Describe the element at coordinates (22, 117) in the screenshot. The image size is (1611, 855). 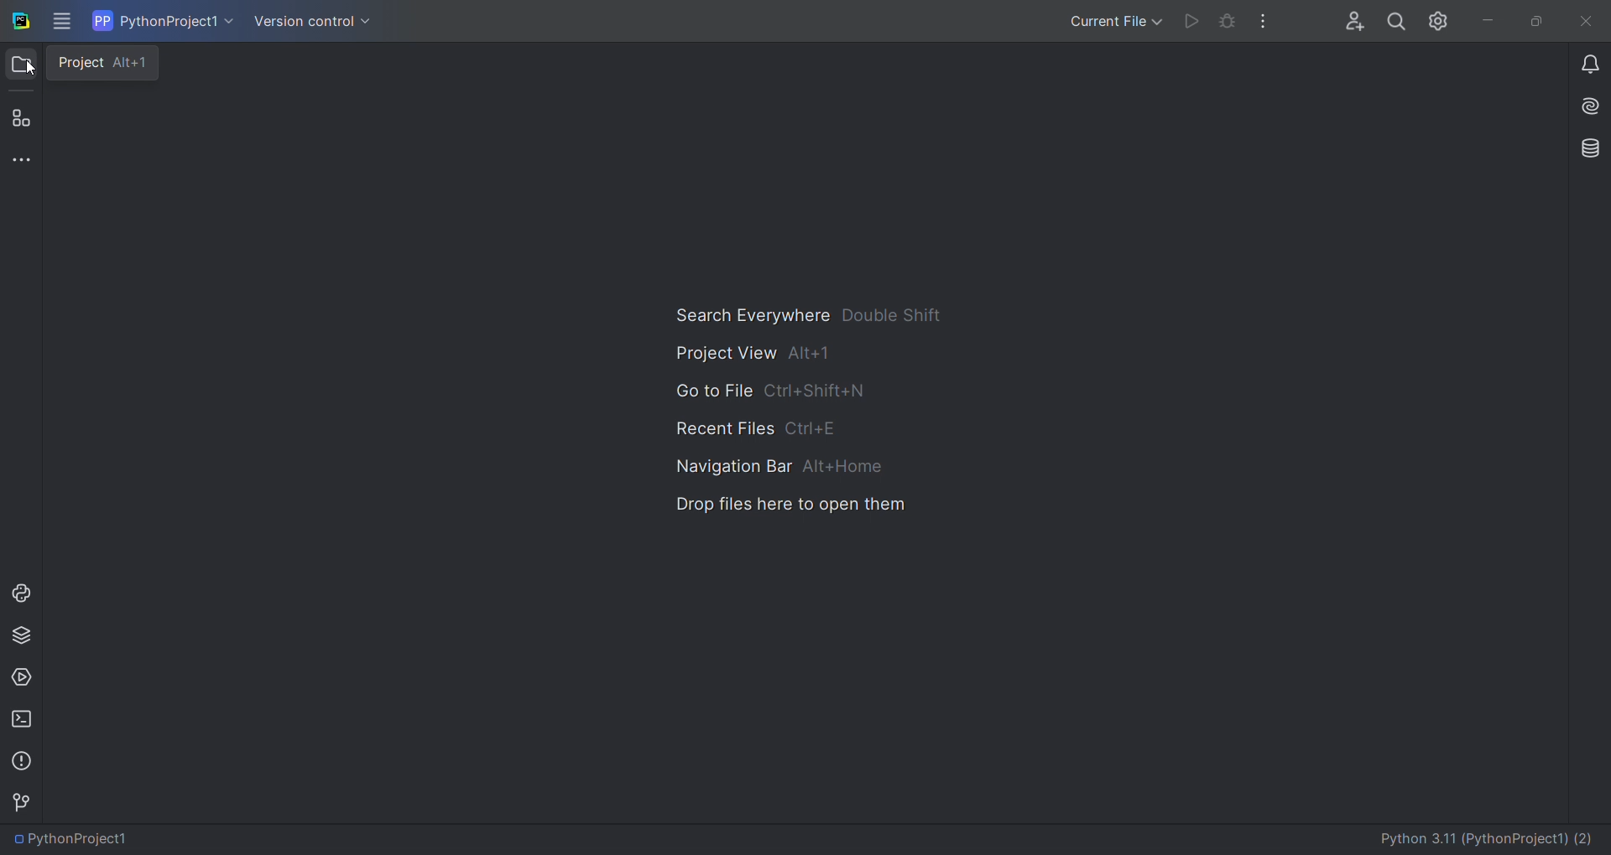
I see `structure` at that location.